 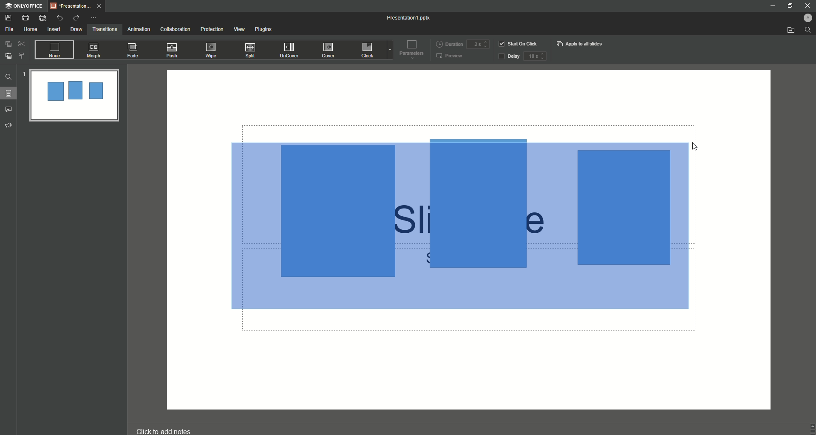 What do you see at coordinates (699, 146) in the screenshot?
I see `Cursor` at bounding box center [699, 146].